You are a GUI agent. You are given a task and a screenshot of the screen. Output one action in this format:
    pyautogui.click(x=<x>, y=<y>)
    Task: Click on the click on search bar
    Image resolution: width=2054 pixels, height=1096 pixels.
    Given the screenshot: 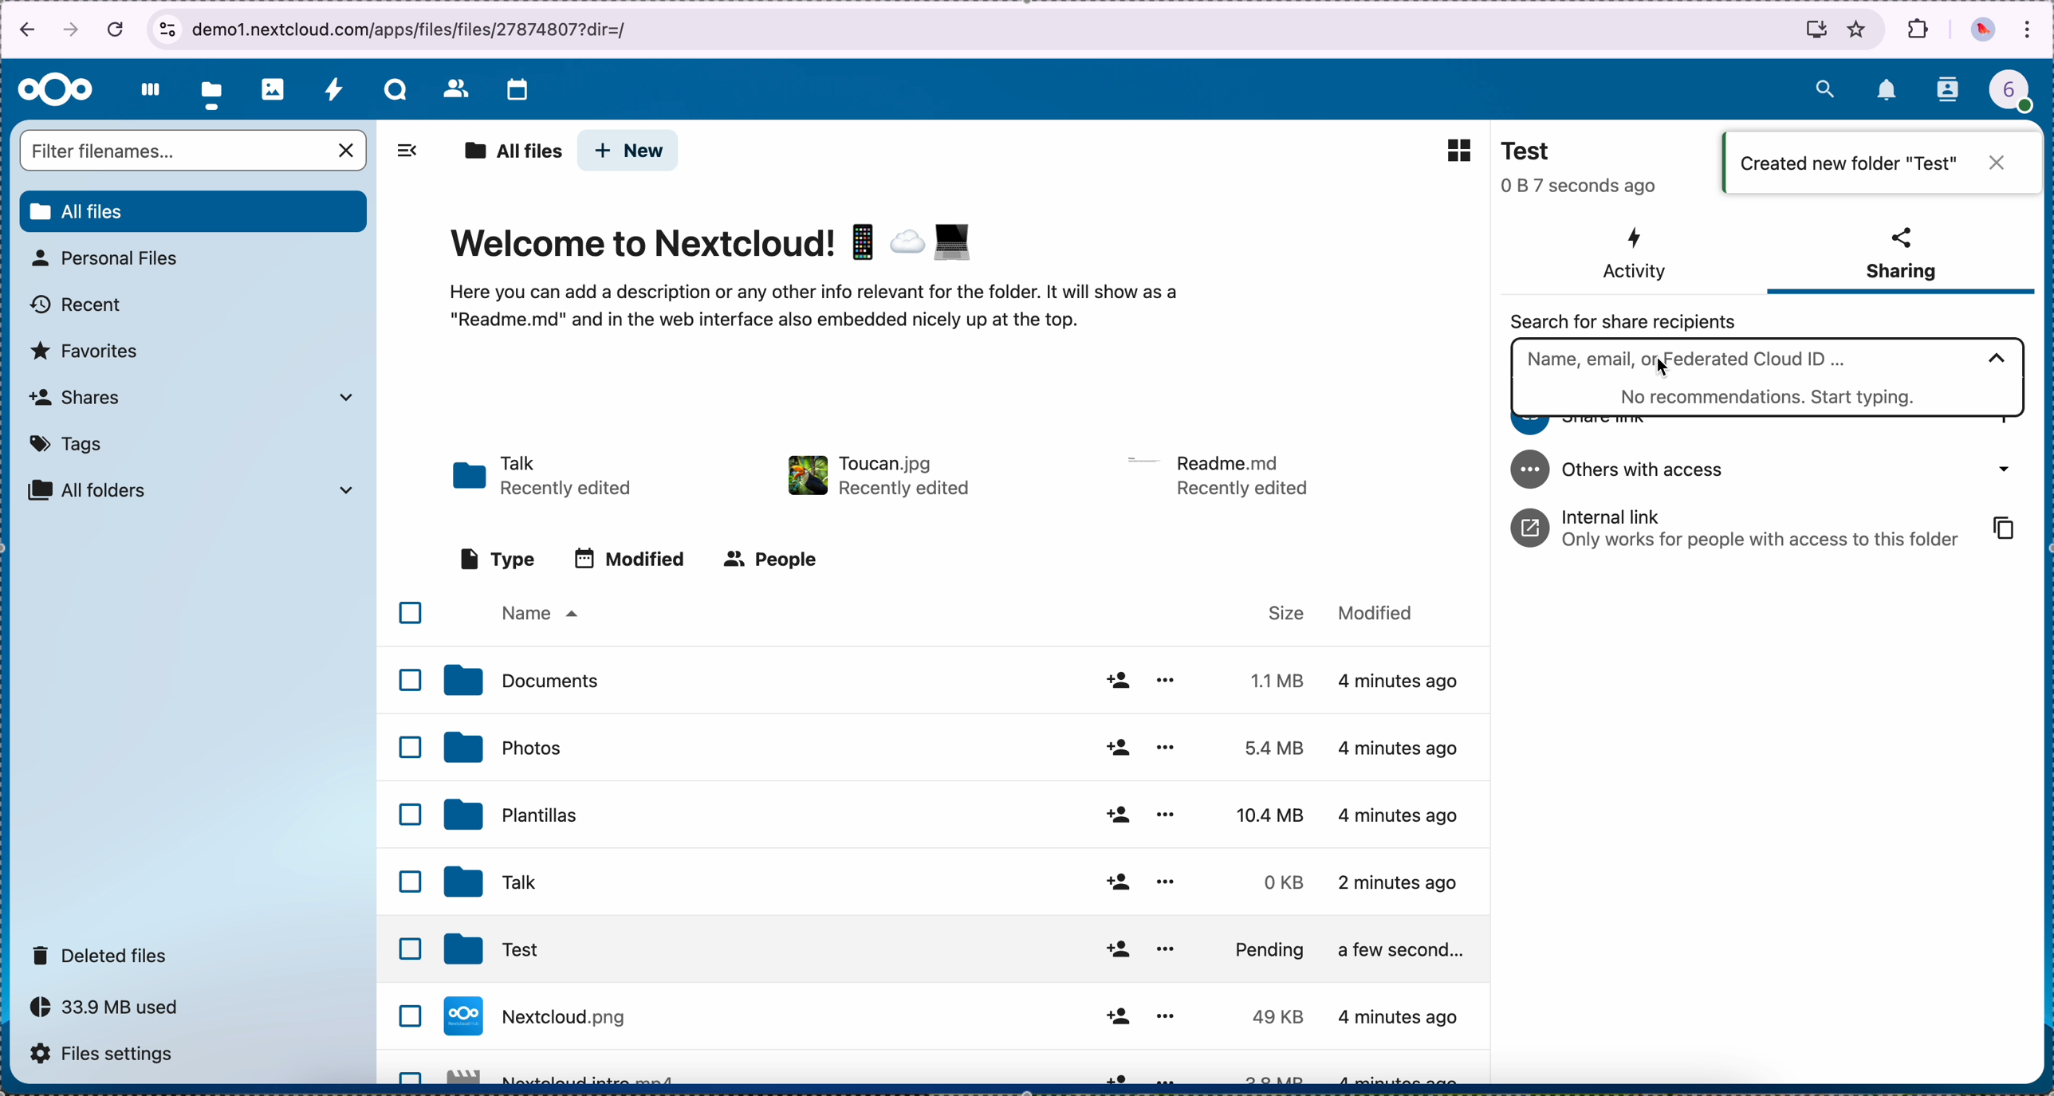 What is the action you would take?
    pyautogui.click(x=1768, y=361)
    